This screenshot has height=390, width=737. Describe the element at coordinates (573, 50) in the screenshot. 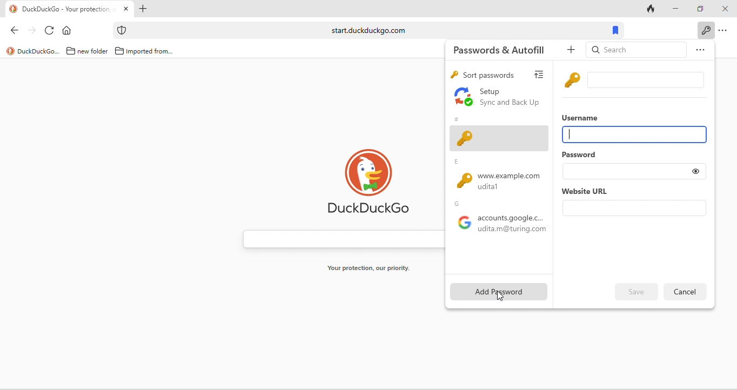

I see `add` at that location.